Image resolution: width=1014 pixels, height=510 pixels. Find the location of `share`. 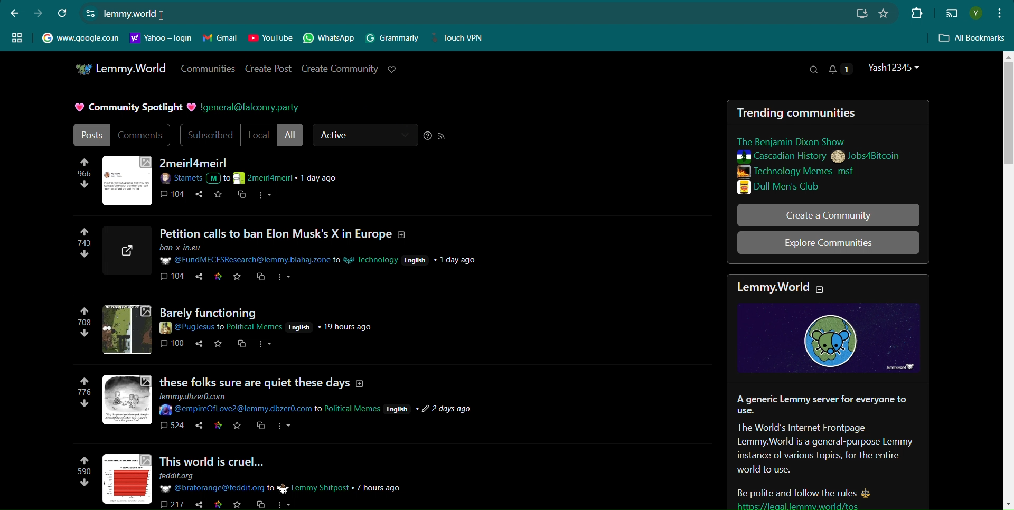

share is located at coordinates (196, 505).